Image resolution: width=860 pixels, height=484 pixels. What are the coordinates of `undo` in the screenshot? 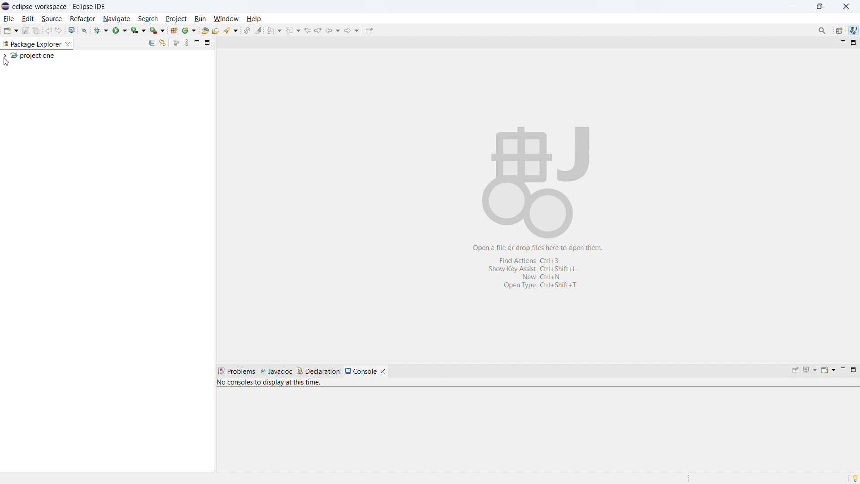 It's located at (48, 32).